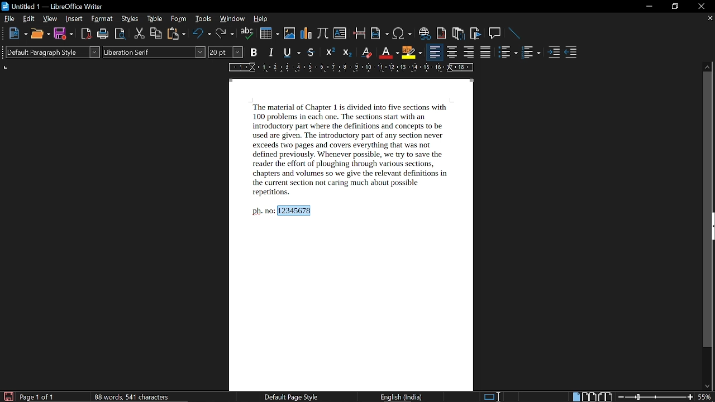  I want to click on line, so click(514, 33).